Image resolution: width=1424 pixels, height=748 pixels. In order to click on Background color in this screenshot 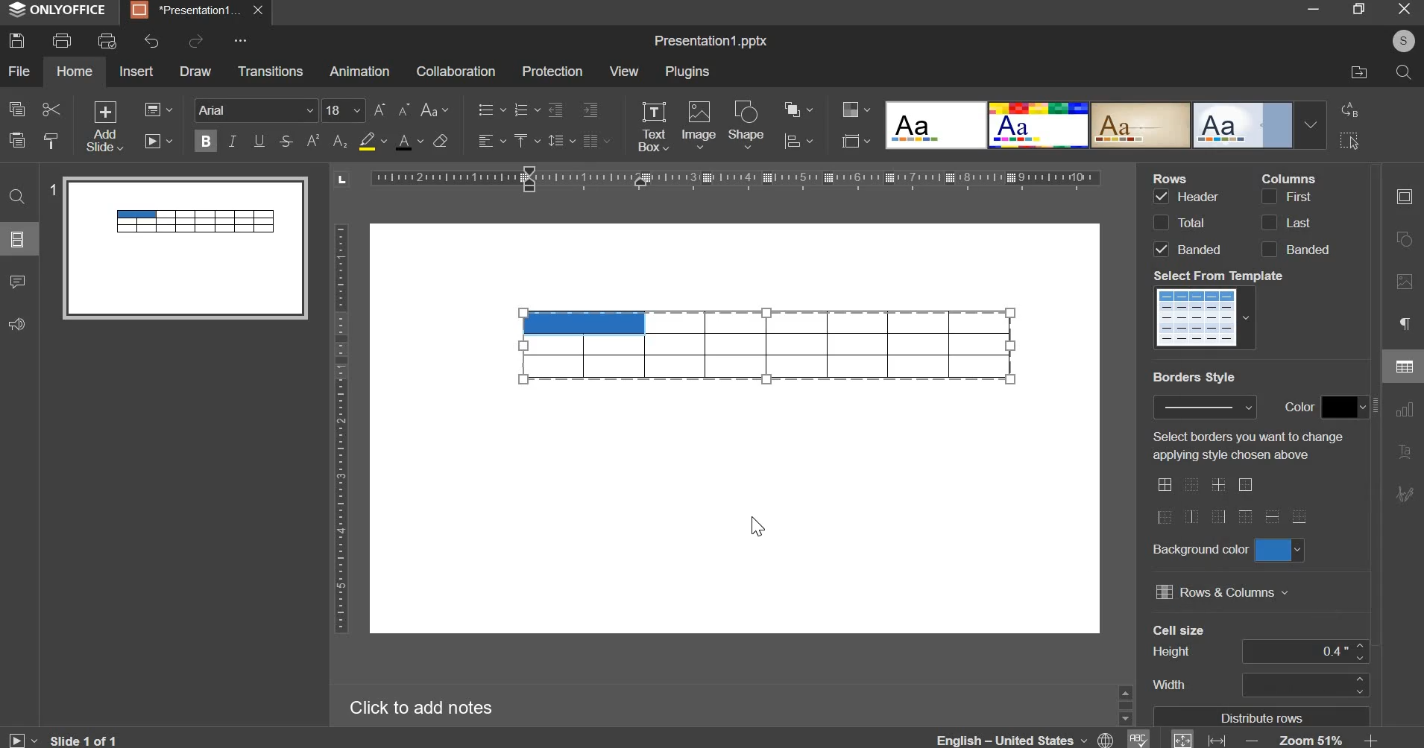, I will do `click(1199, 549)`.